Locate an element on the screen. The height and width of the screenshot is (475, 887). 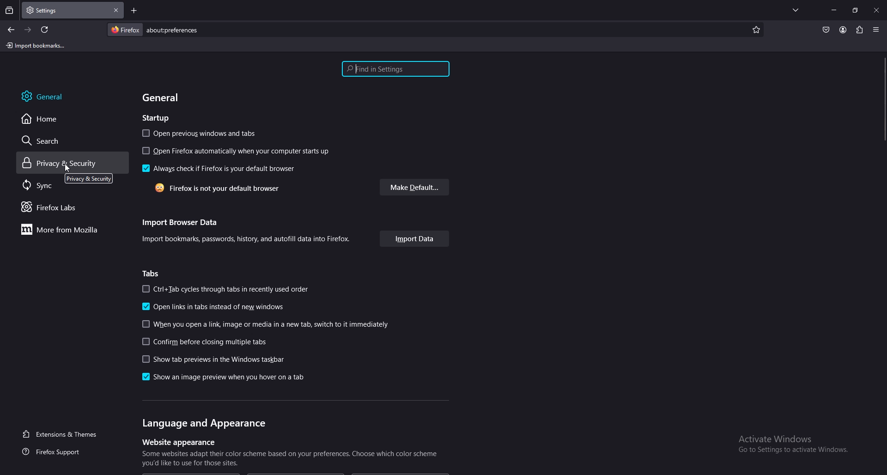
privacy and security is located at coordinates (75, 163).